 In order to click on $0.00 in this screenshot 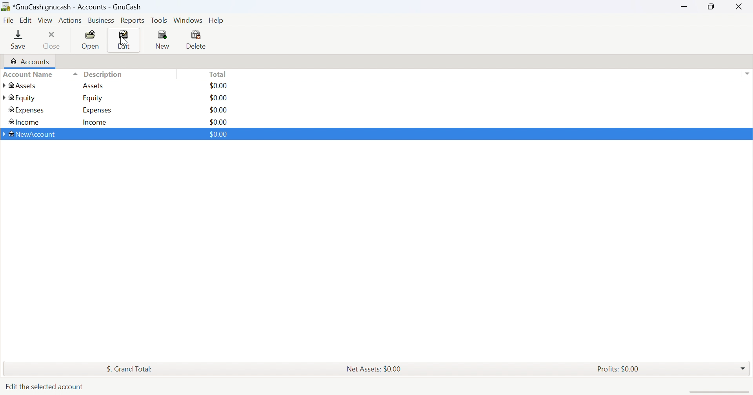, I will do `click(218, 134)`.